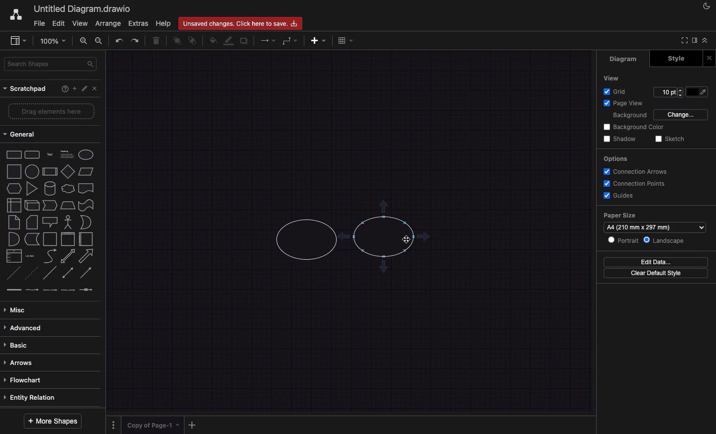 The width and height of the screenshot is (716, 434). Describe the element at coordinates (83, 9) in the screenshot. I see `untitled diagram.drawio` at that location.